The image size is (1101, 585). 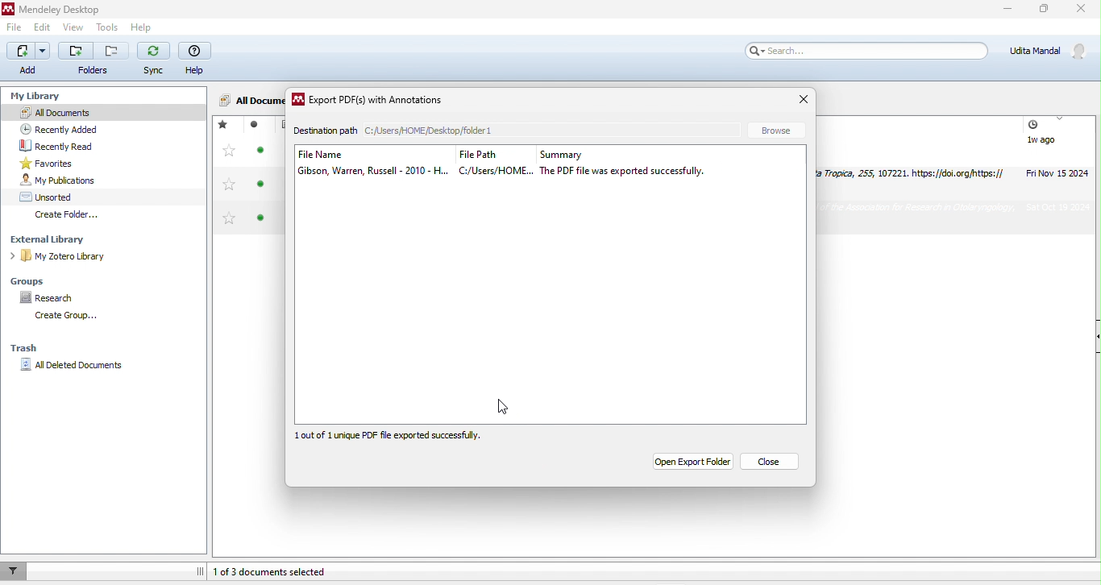 I want to click on 1w ago Fri Nov 15 2024, so click(x=1057, y=147).